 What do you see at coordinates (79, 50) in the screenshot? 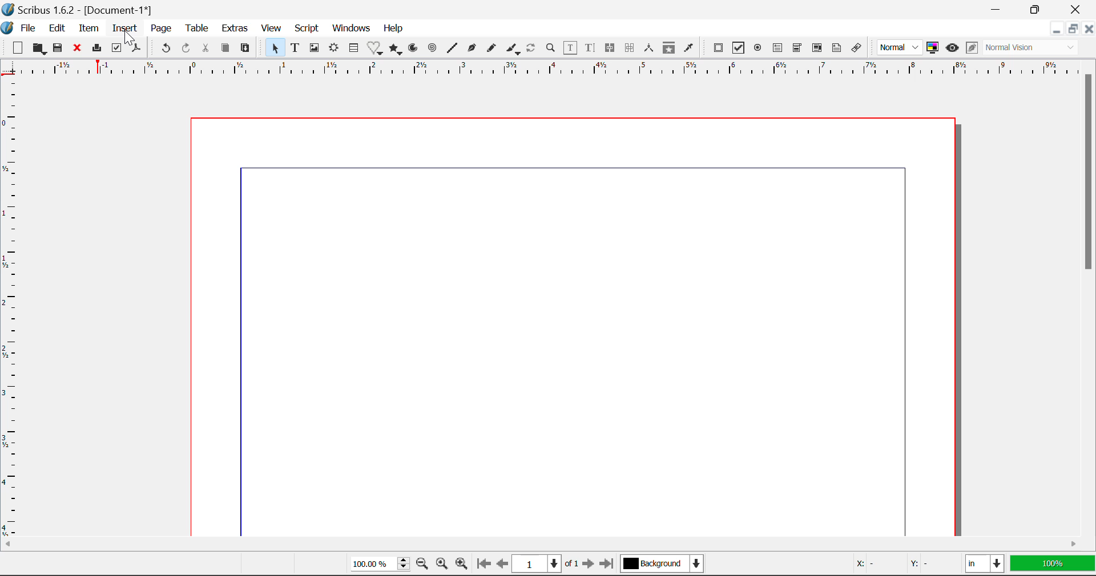
I see `Close` at bounding box center [79, 50].